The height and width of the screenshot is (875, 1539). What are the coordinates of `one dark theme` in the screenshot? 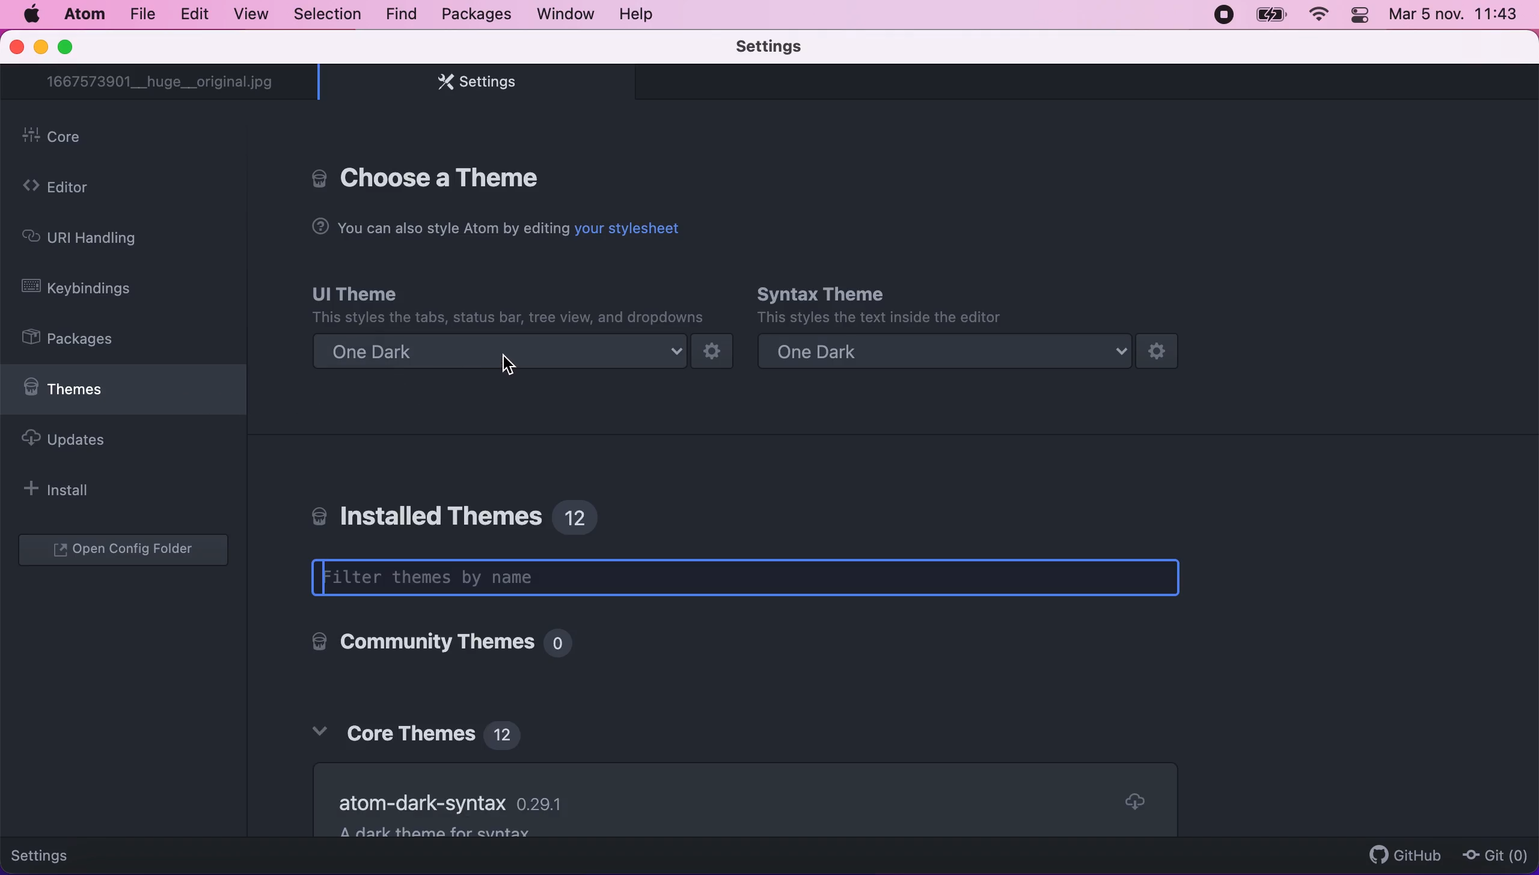 It's located at (523, 353).